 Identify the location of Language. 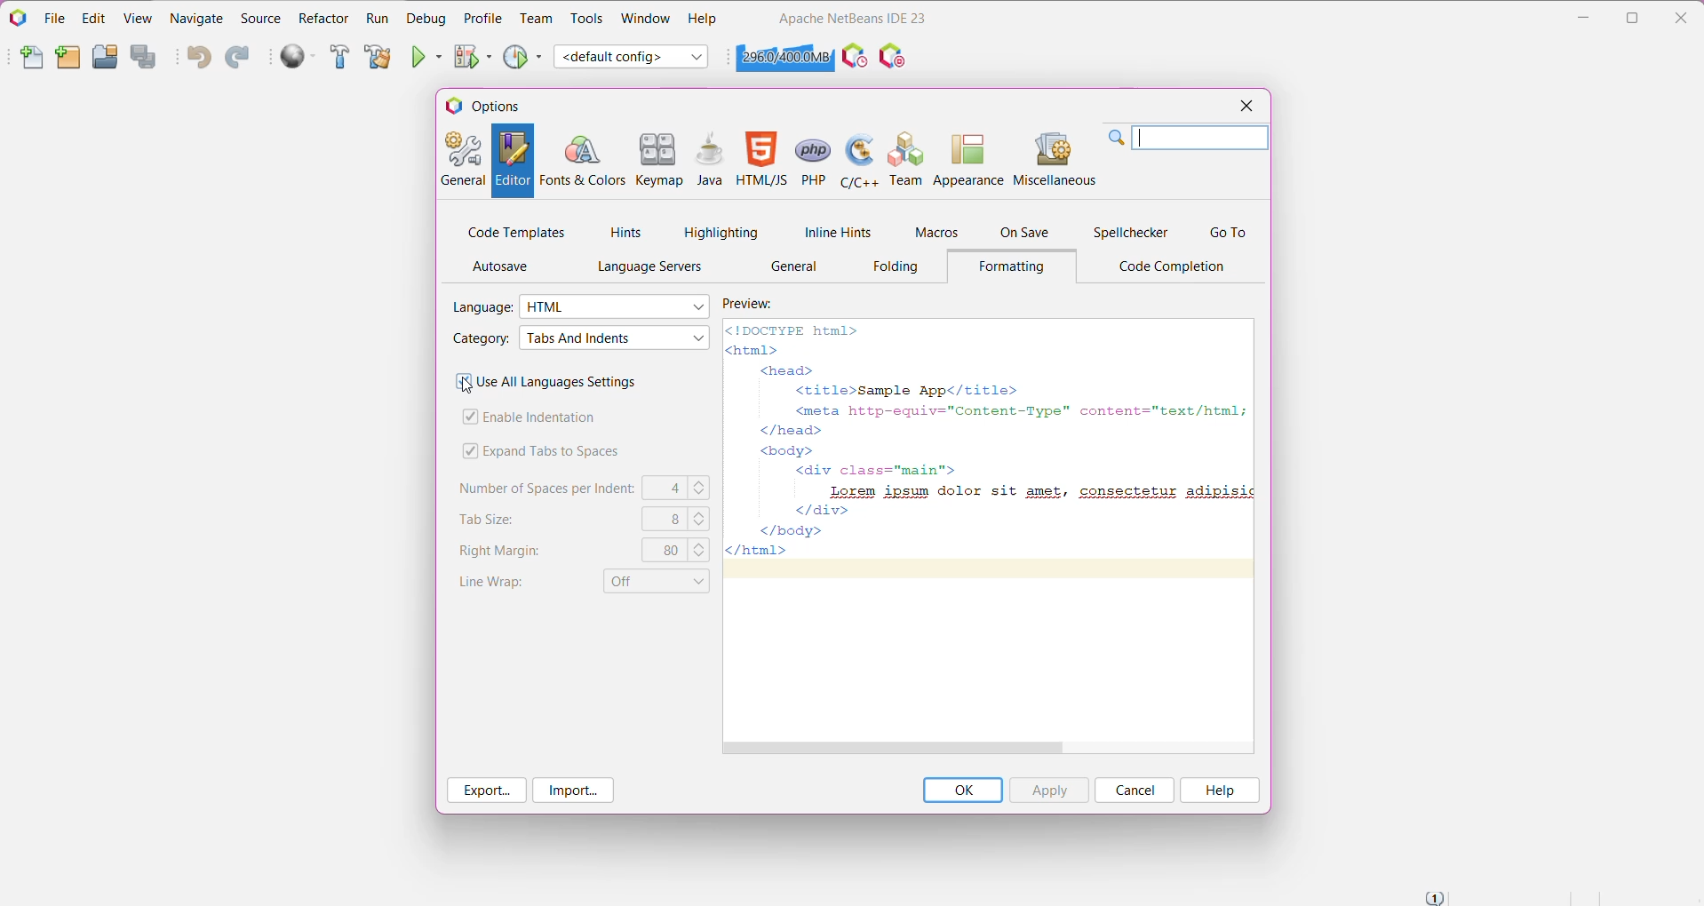
(482, 306).